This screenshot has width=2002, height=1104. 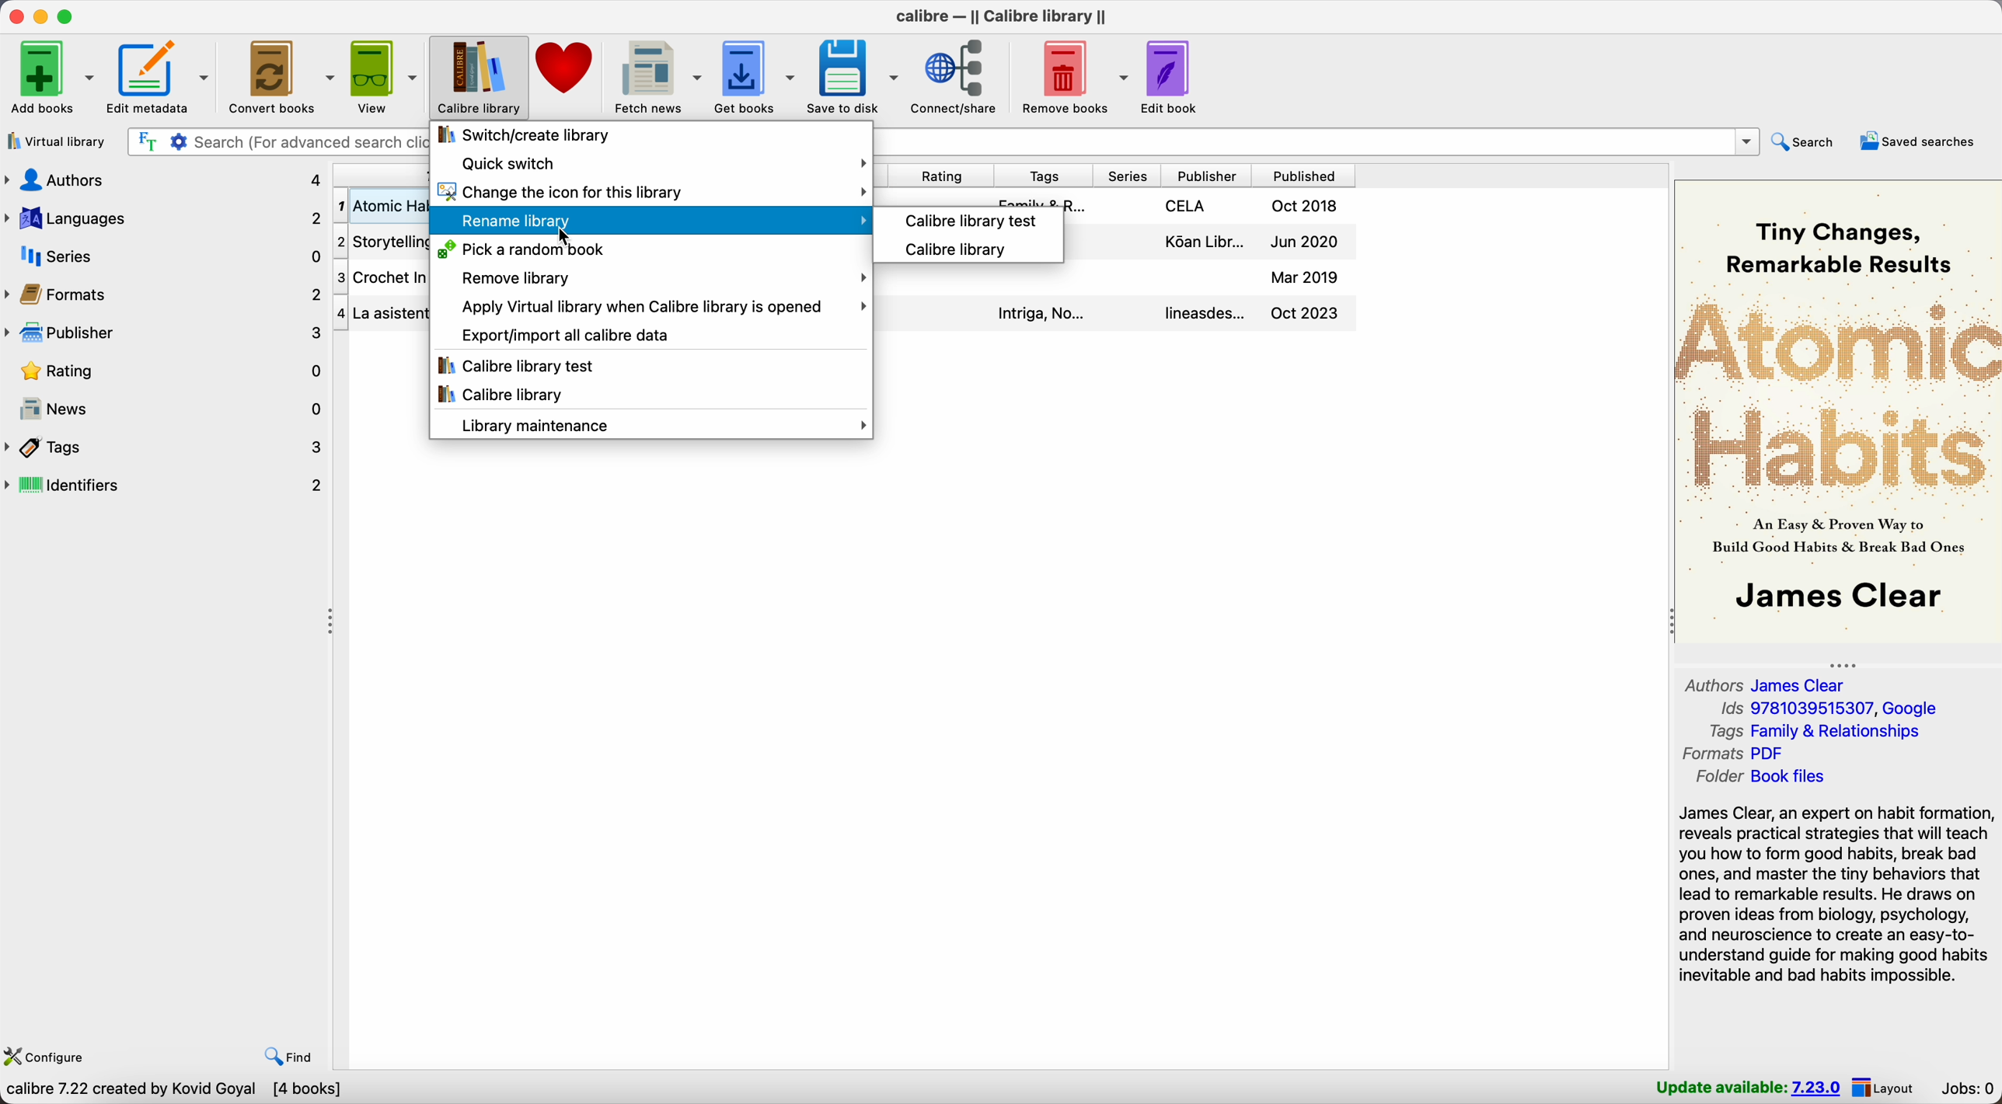 I want to click on formats PDF, so click(x=1733, y=754).